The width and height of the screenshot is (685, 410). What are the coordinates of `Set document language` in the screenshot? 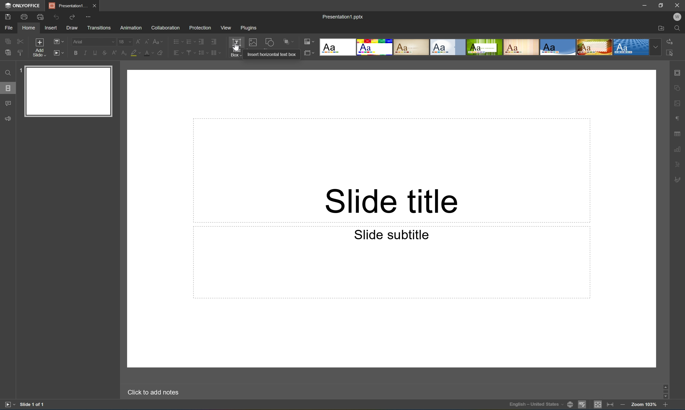 It's located at (571, 405).